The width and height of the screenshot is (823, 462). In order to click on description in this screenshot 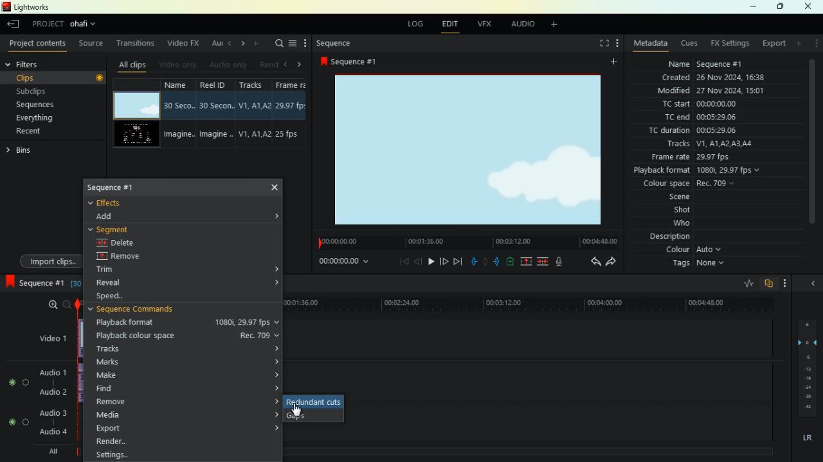, I will do `click(669, 237)`.